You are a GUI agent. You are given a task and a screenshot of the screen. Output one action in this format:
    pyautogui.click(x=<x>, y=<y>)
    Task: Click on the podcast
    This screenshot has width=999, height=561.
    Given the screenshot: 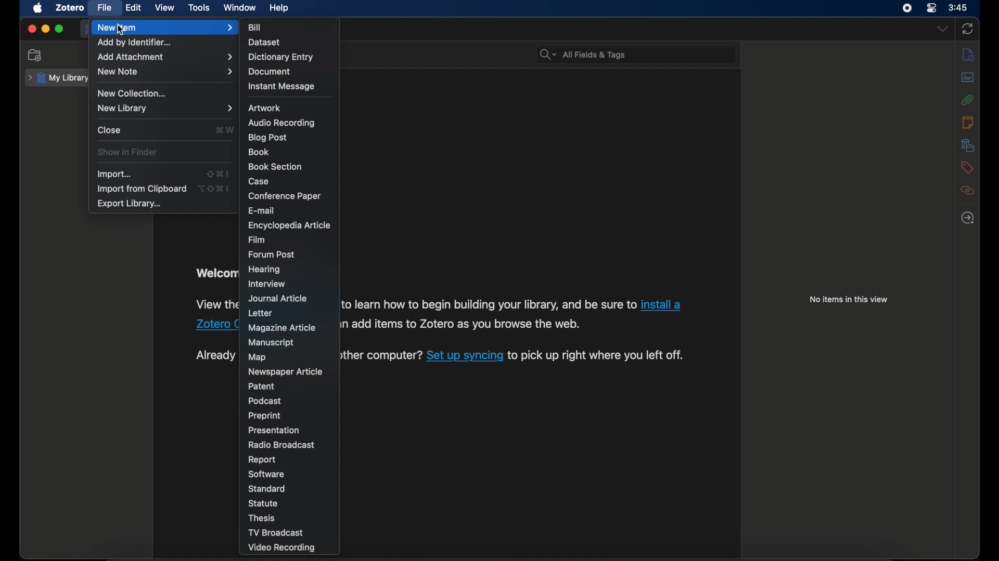 What is the action you would take?
    pyautogui.click(x=267, y=400)
    